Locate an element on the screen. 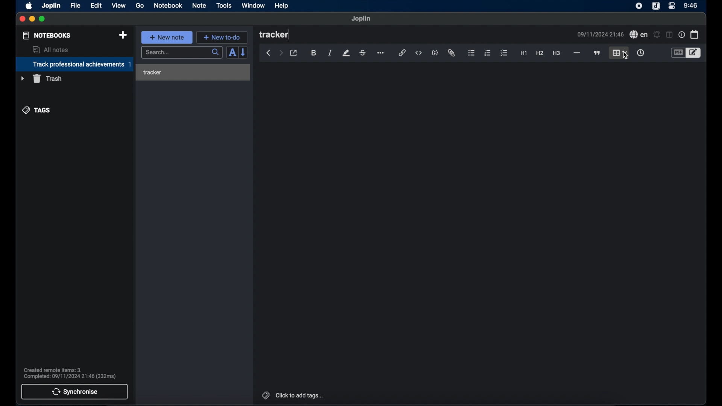 Image resolution: width=722 pixels, height=406 pixels. trash is located at coordinates (41, 79).